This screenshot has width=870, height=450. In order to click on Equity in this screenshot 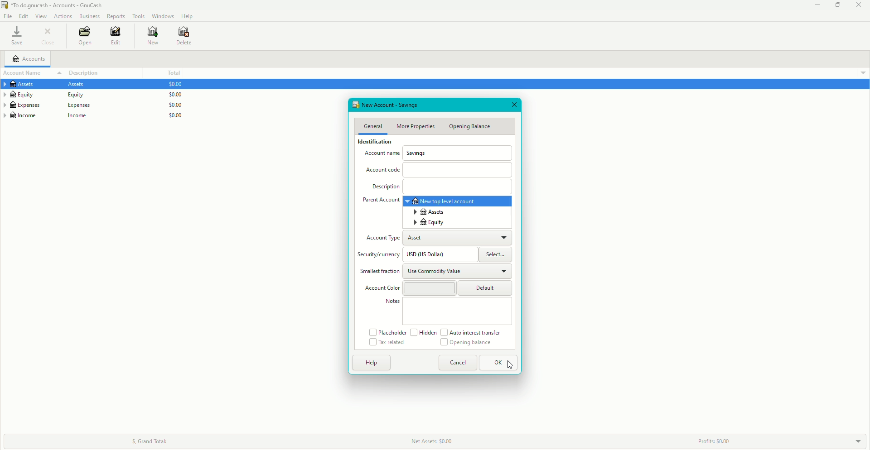, I will do `click(430, 223)`.